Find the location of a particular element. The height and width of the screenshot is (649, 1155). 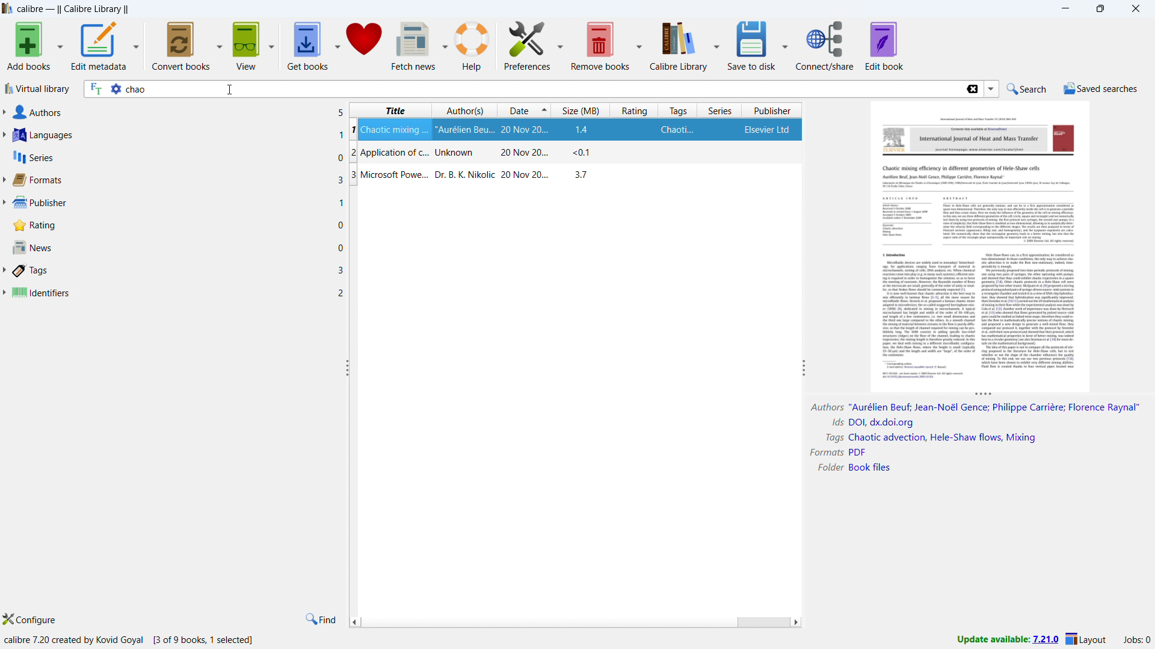

select sorting order is located at coordinates (545, 110).